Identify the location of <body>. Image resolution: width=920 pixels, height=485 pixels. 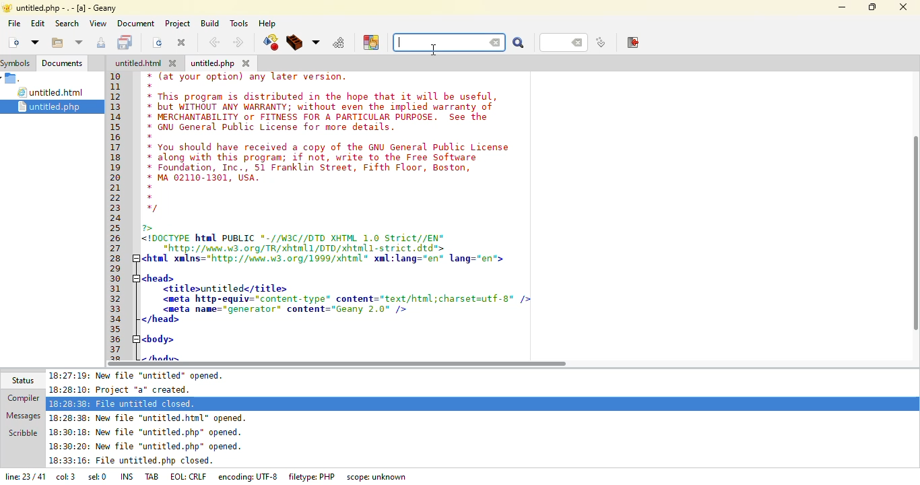
(159, 338).